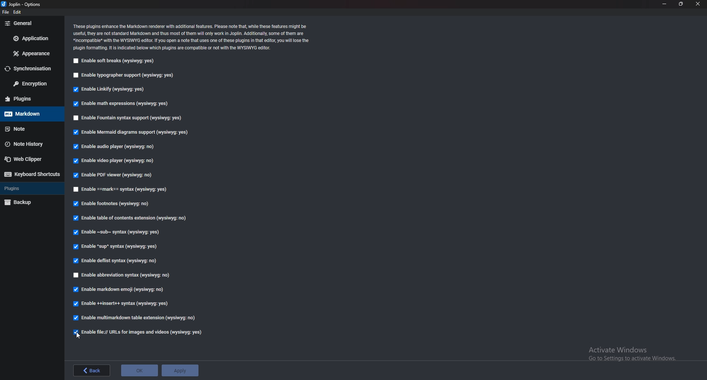 Image resolution: width=707 pixels, height=380 pixels. Describe the element at coordinates (131, 133) in the screenshot. I see `Enable mermaid diagrams` at that location.